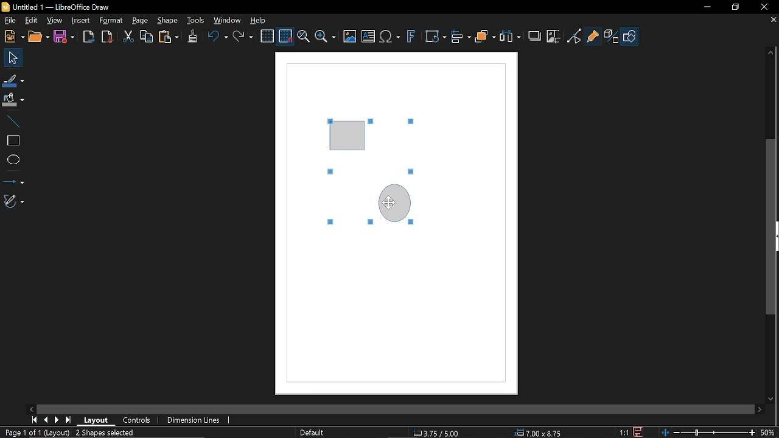 This screenshot has width=779, height=438. Describe the element at coordinates (169, 37) in the screenshot. I see `Paste` at that location.